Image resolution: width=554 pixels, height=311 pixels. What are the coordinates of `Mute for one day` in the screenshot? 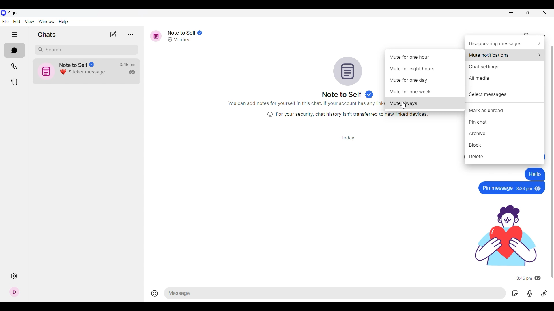 It's located at (411, 80).